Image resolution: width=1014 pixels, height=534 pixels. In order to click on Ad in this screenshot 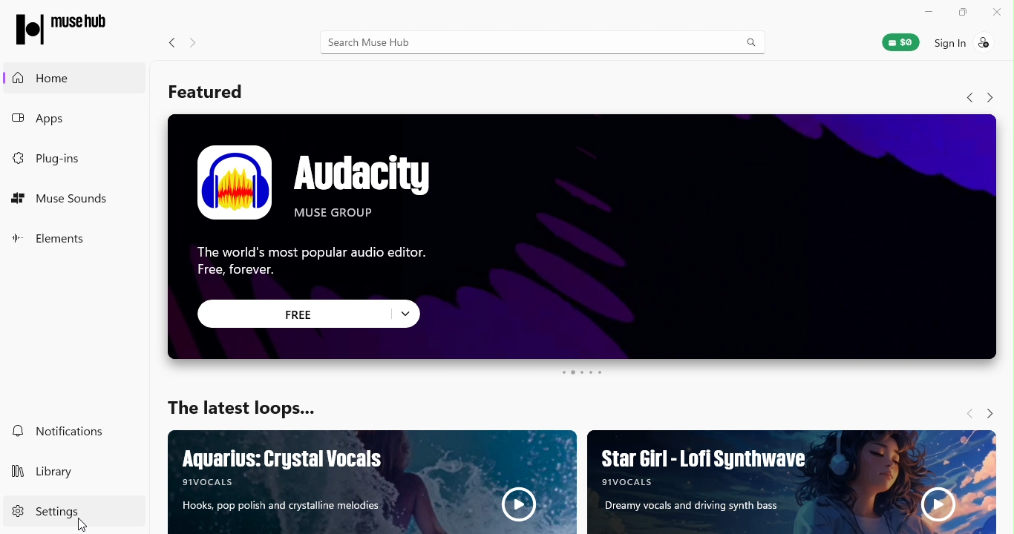, I will do `click(792, 483)`.